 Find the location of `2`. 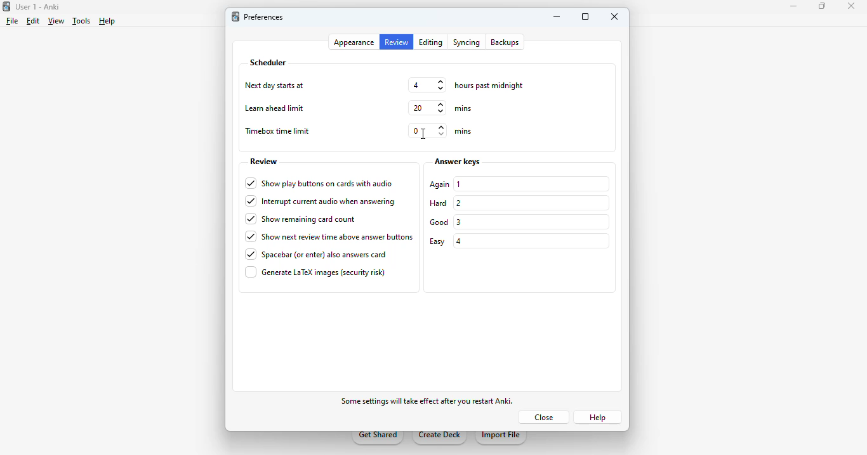

2 is located at coordinates (458, 203).